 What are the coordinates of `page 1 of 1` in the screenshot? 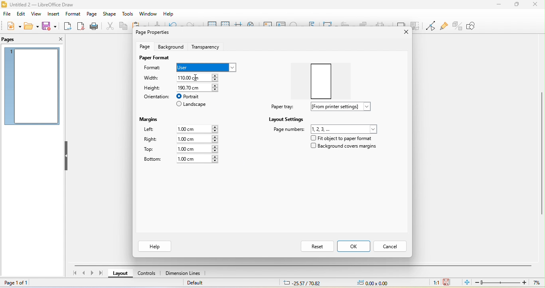 It's located at (20, 283).